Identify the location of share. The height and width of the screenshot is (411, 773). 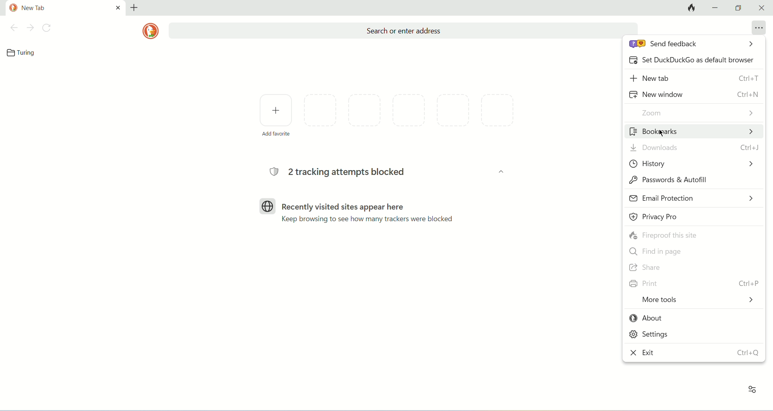
(695, 269).